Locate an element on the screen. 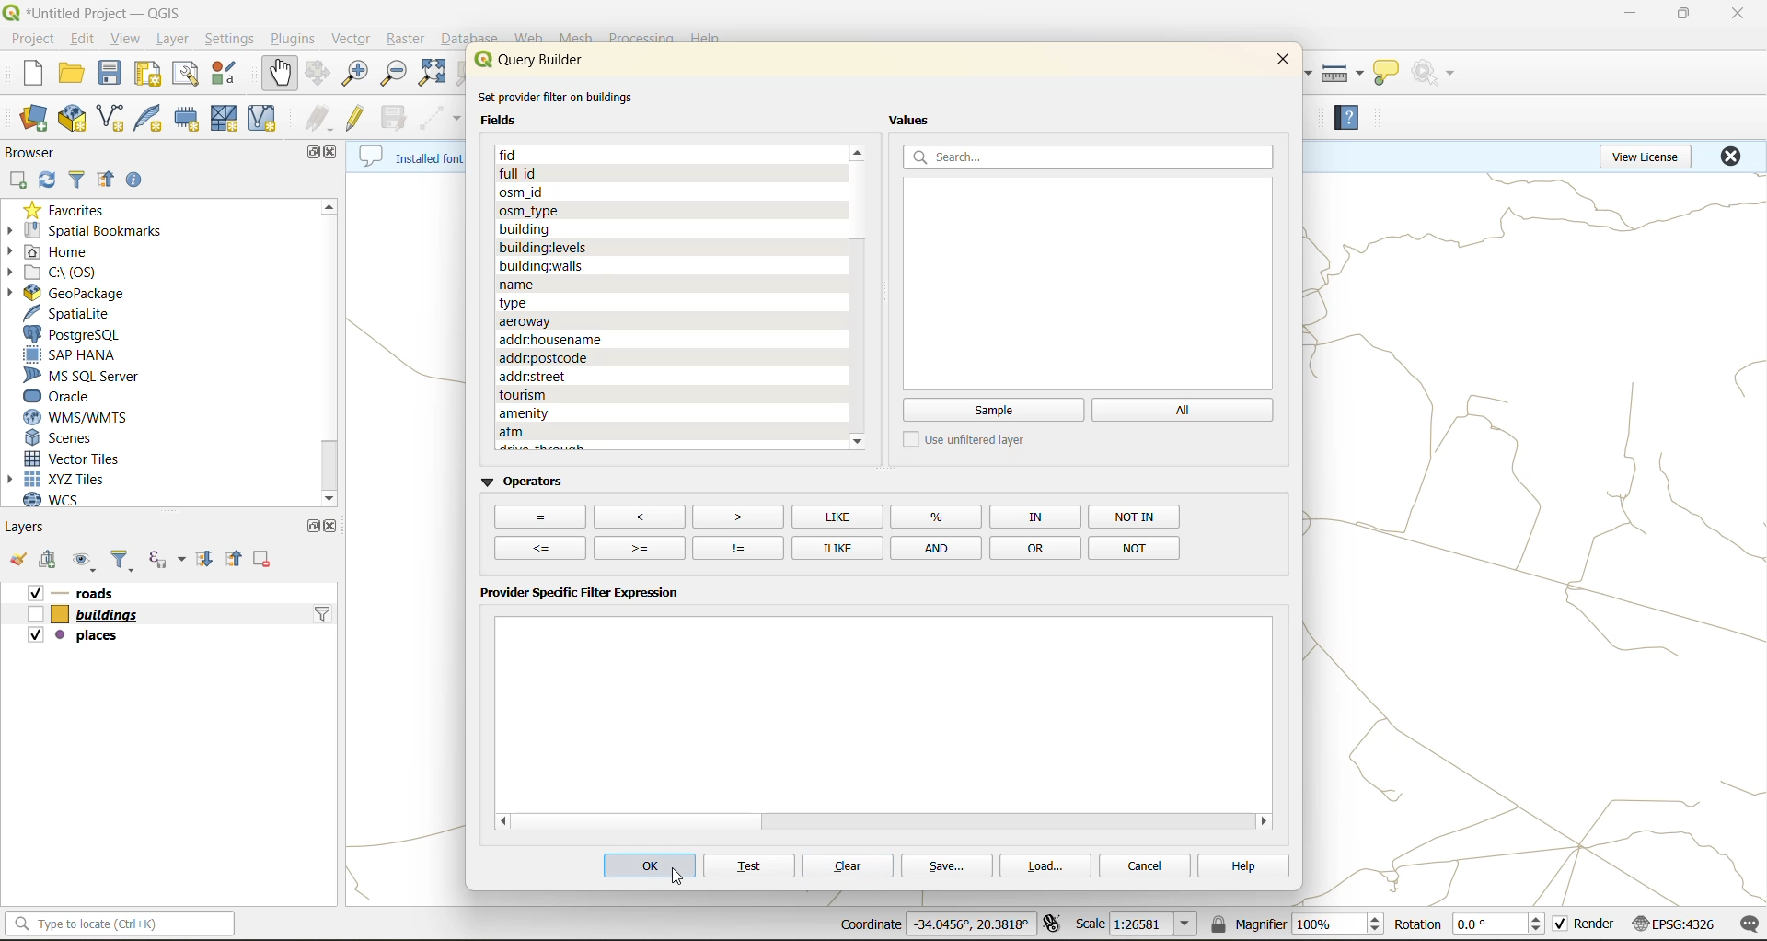 Image resolution: width=1767 pixels, height=941 pixels. filter by expression is located at coordinates (167, 562).